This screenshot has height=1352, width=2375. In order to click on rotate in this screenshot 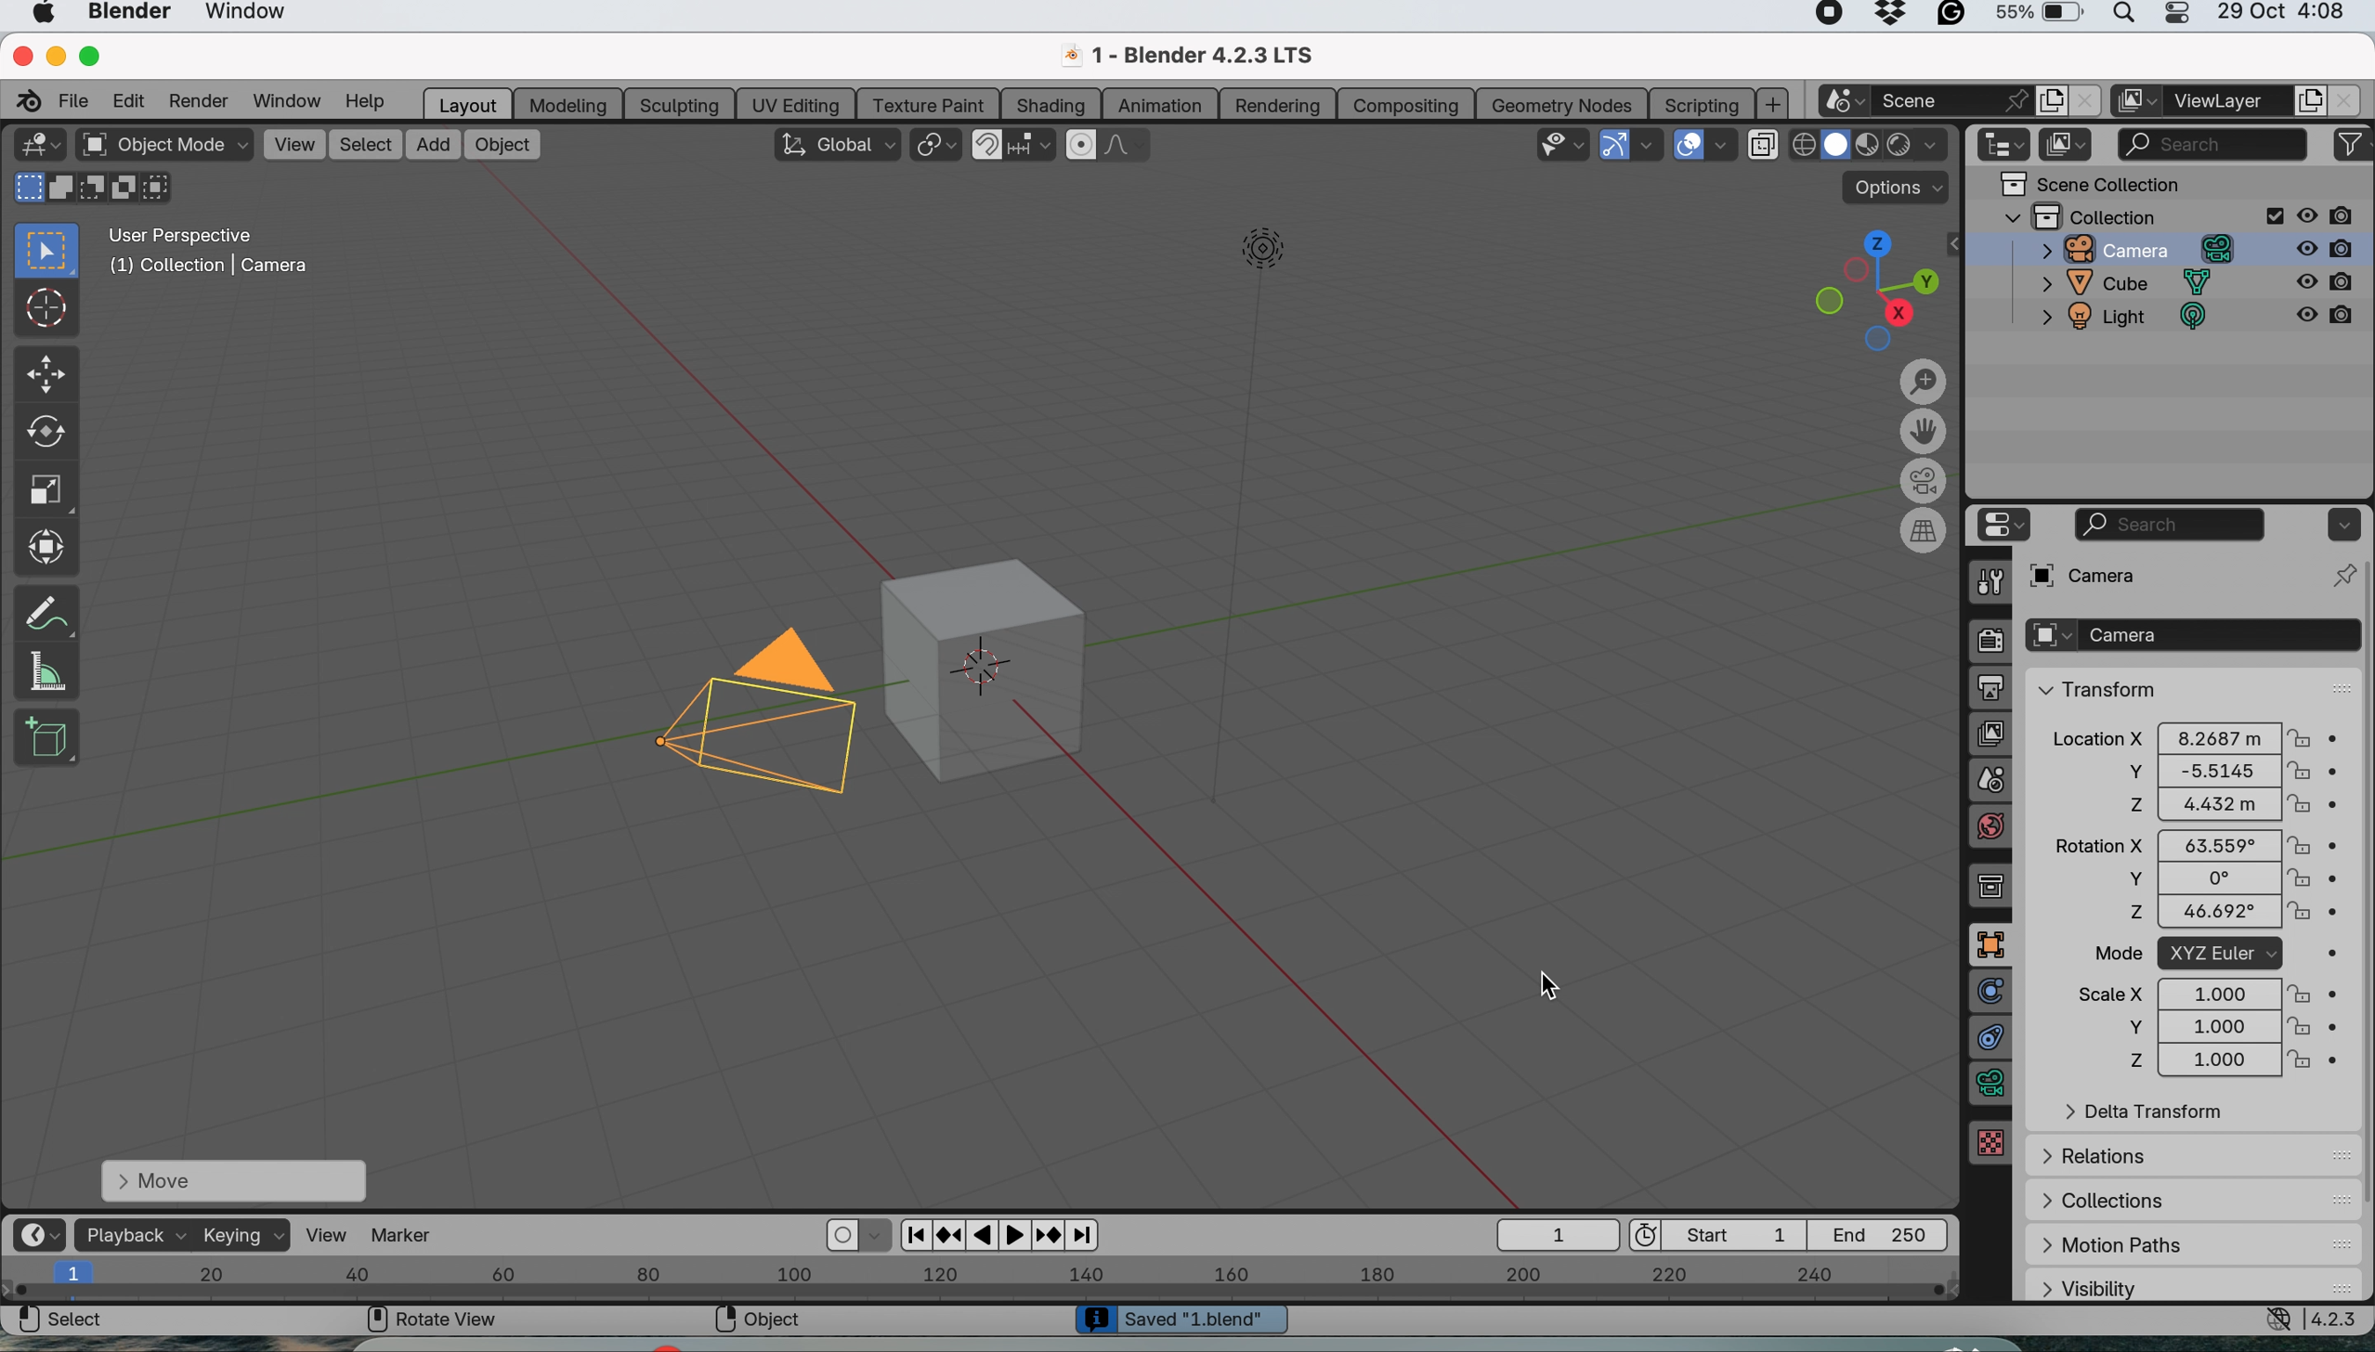, I will do `click(44, 432)`.